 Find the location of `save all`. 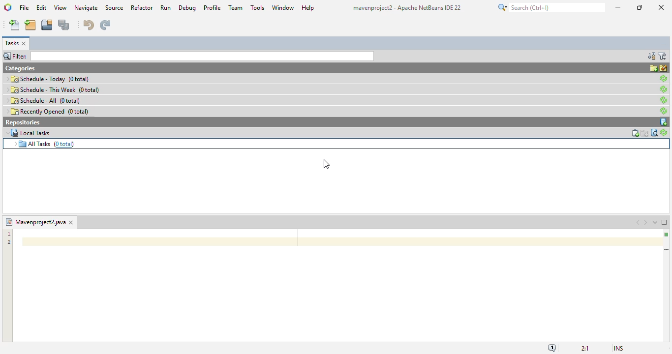

save all is located at coordinates (64, 25).